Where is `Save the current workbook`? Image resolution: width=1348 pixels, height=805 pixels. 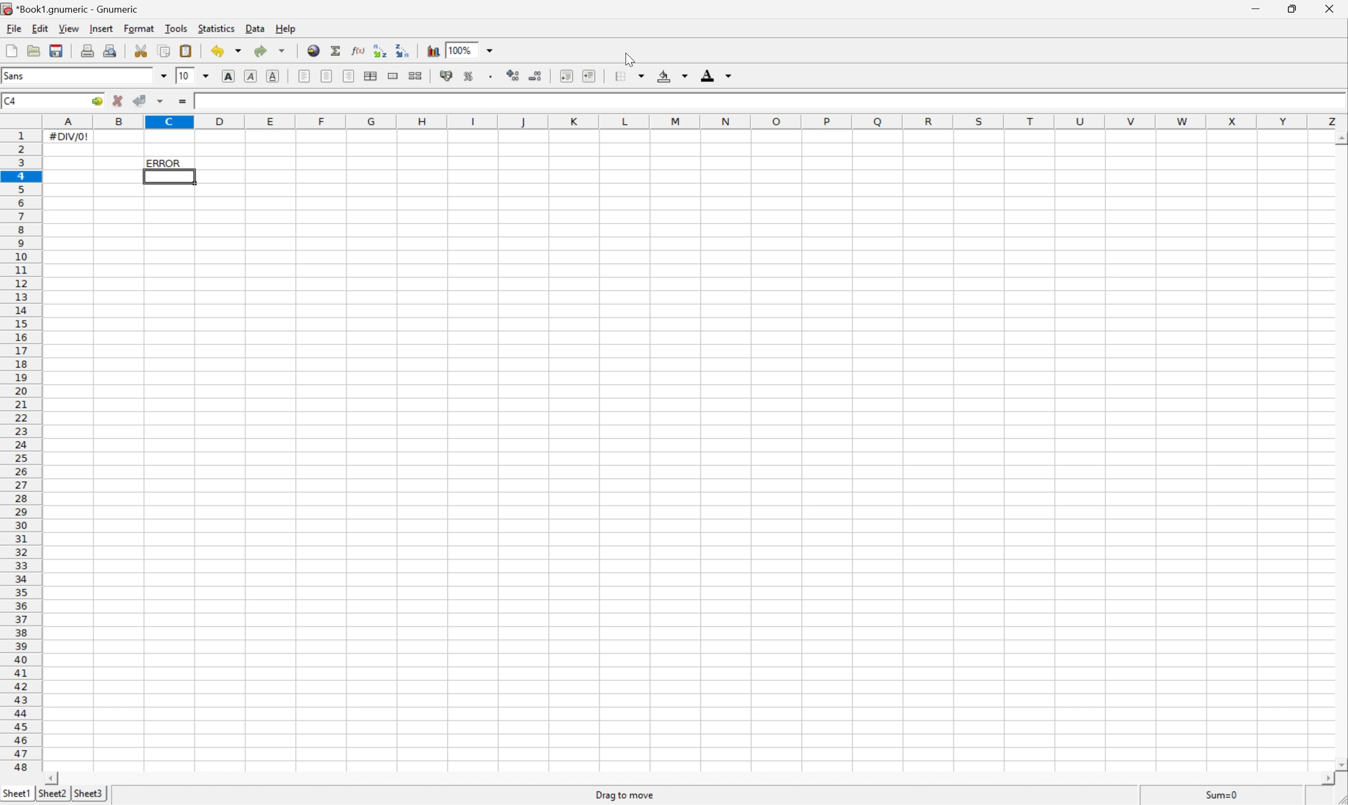
Save the current workbook is located at coordinates (58, 51).